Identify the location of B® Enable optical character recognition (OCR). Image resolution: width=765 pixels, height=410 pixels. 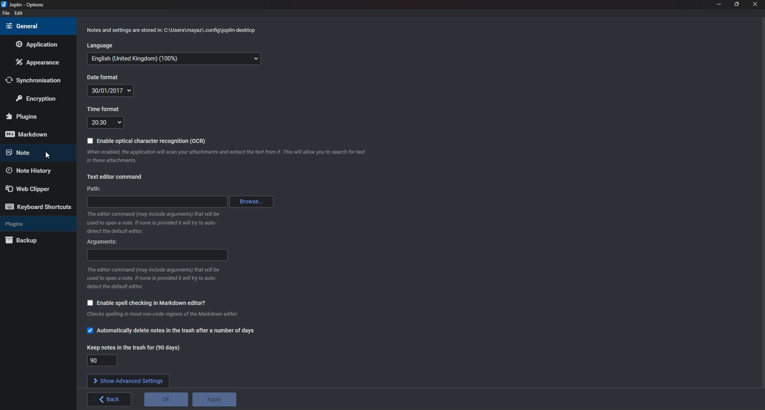
(146, 141).